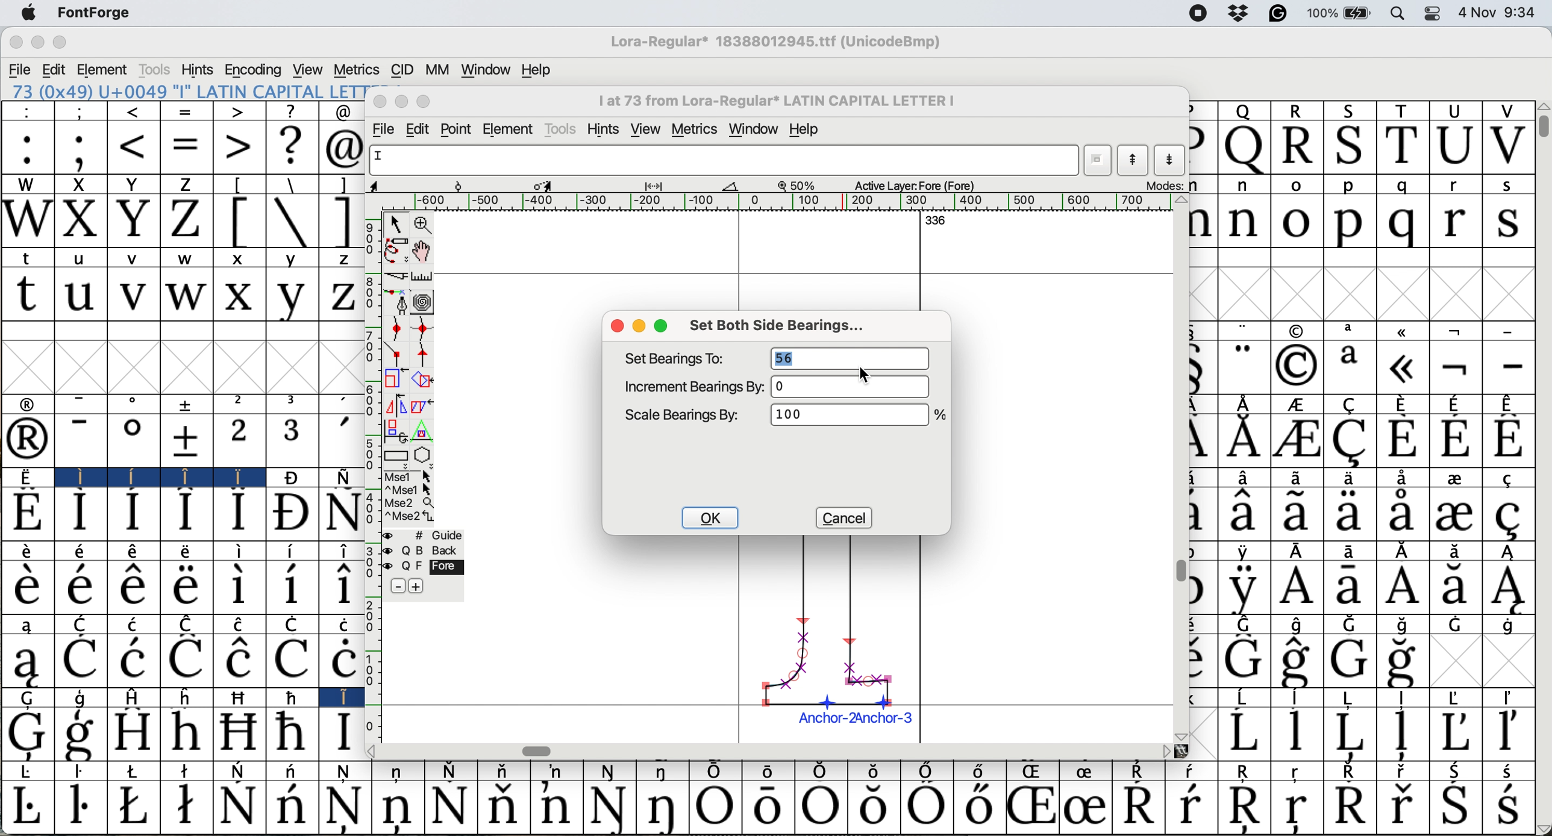 The height and width of the screenshot is (836, 1552). Describe the element at coordinates (401, 69) in the screenshot. I see `cid` at that location.